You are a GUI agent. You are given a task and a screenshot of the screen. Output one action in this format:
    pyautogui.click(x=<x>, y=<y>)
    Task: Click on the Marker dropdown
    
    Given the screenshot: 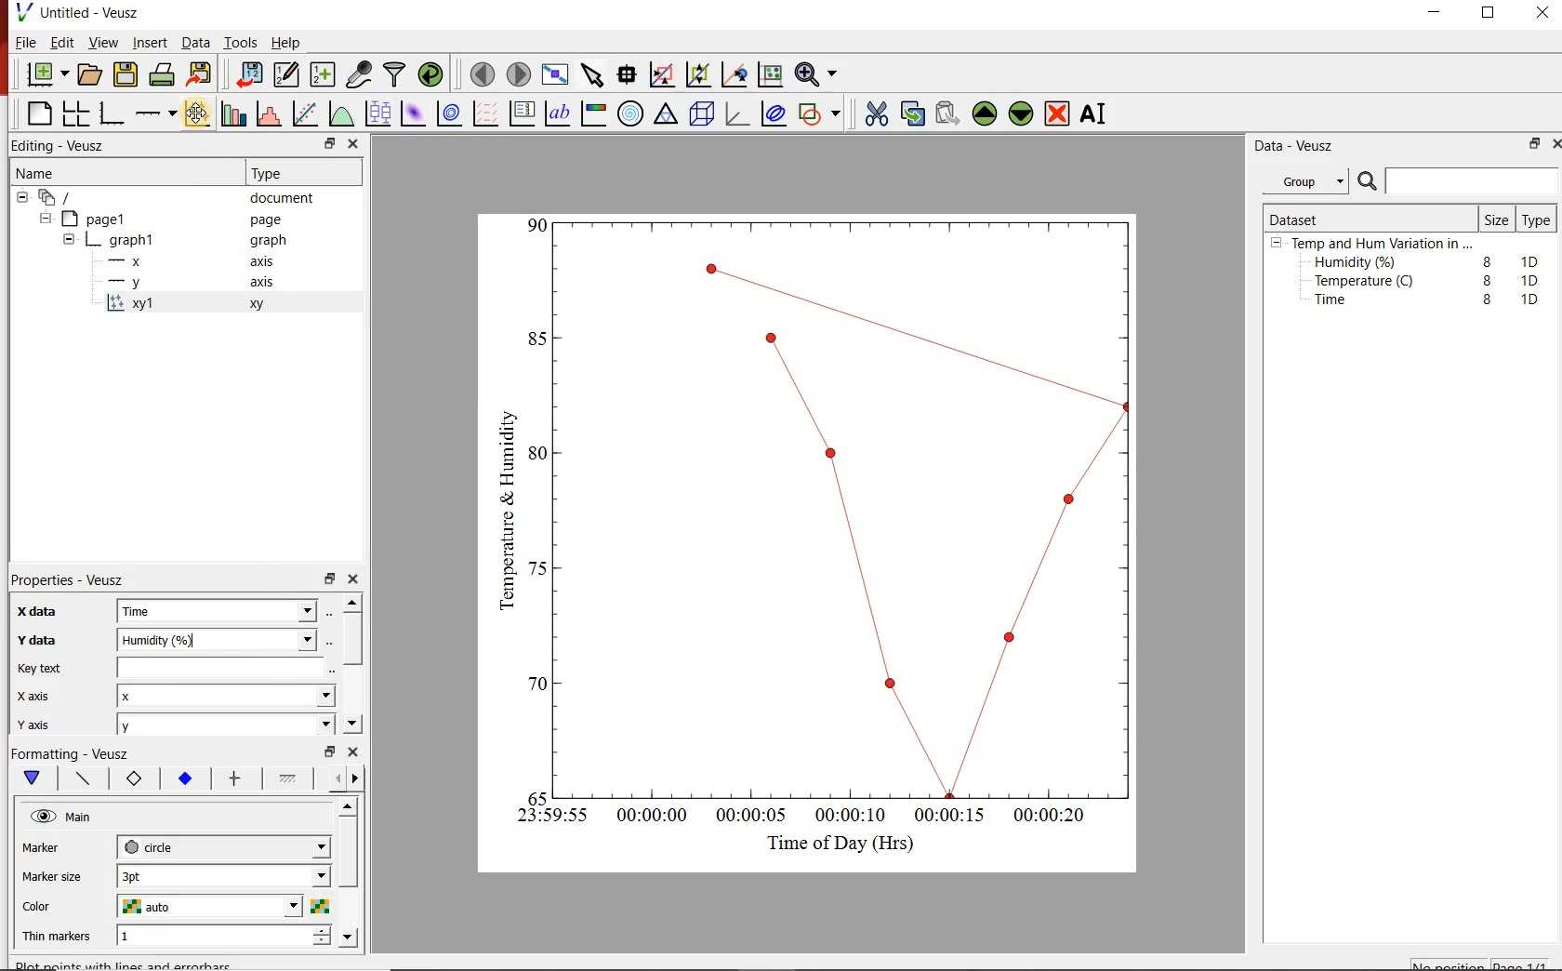 What is the action you would take?
    pyautogui.click(x=293, y=847)
    